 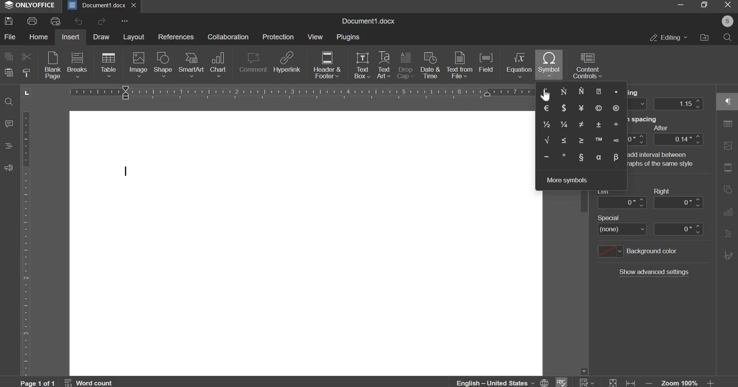 I want to click on cursor, so click(x=551, y=96).